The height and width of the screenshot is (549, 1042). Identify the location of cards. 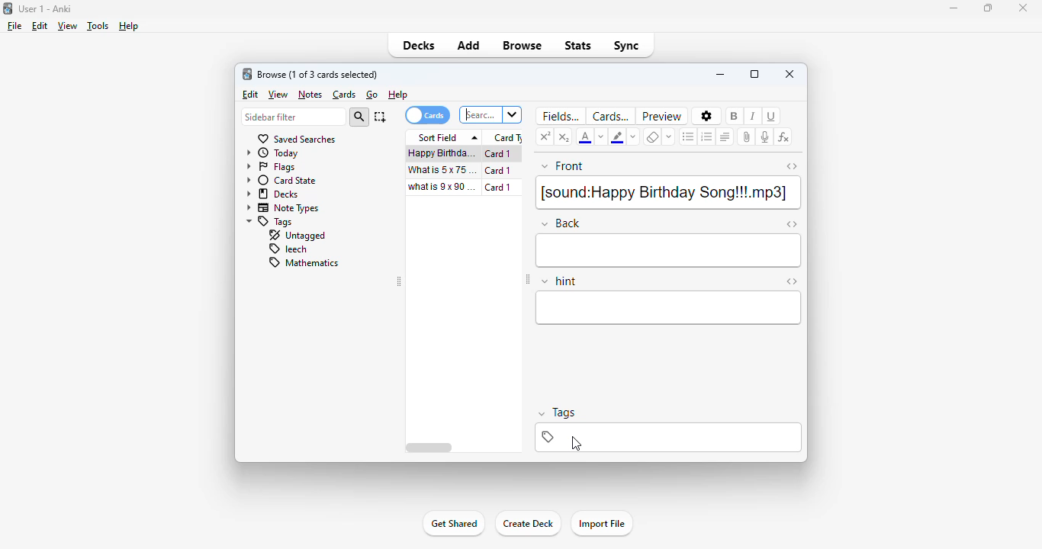
(610, 116).